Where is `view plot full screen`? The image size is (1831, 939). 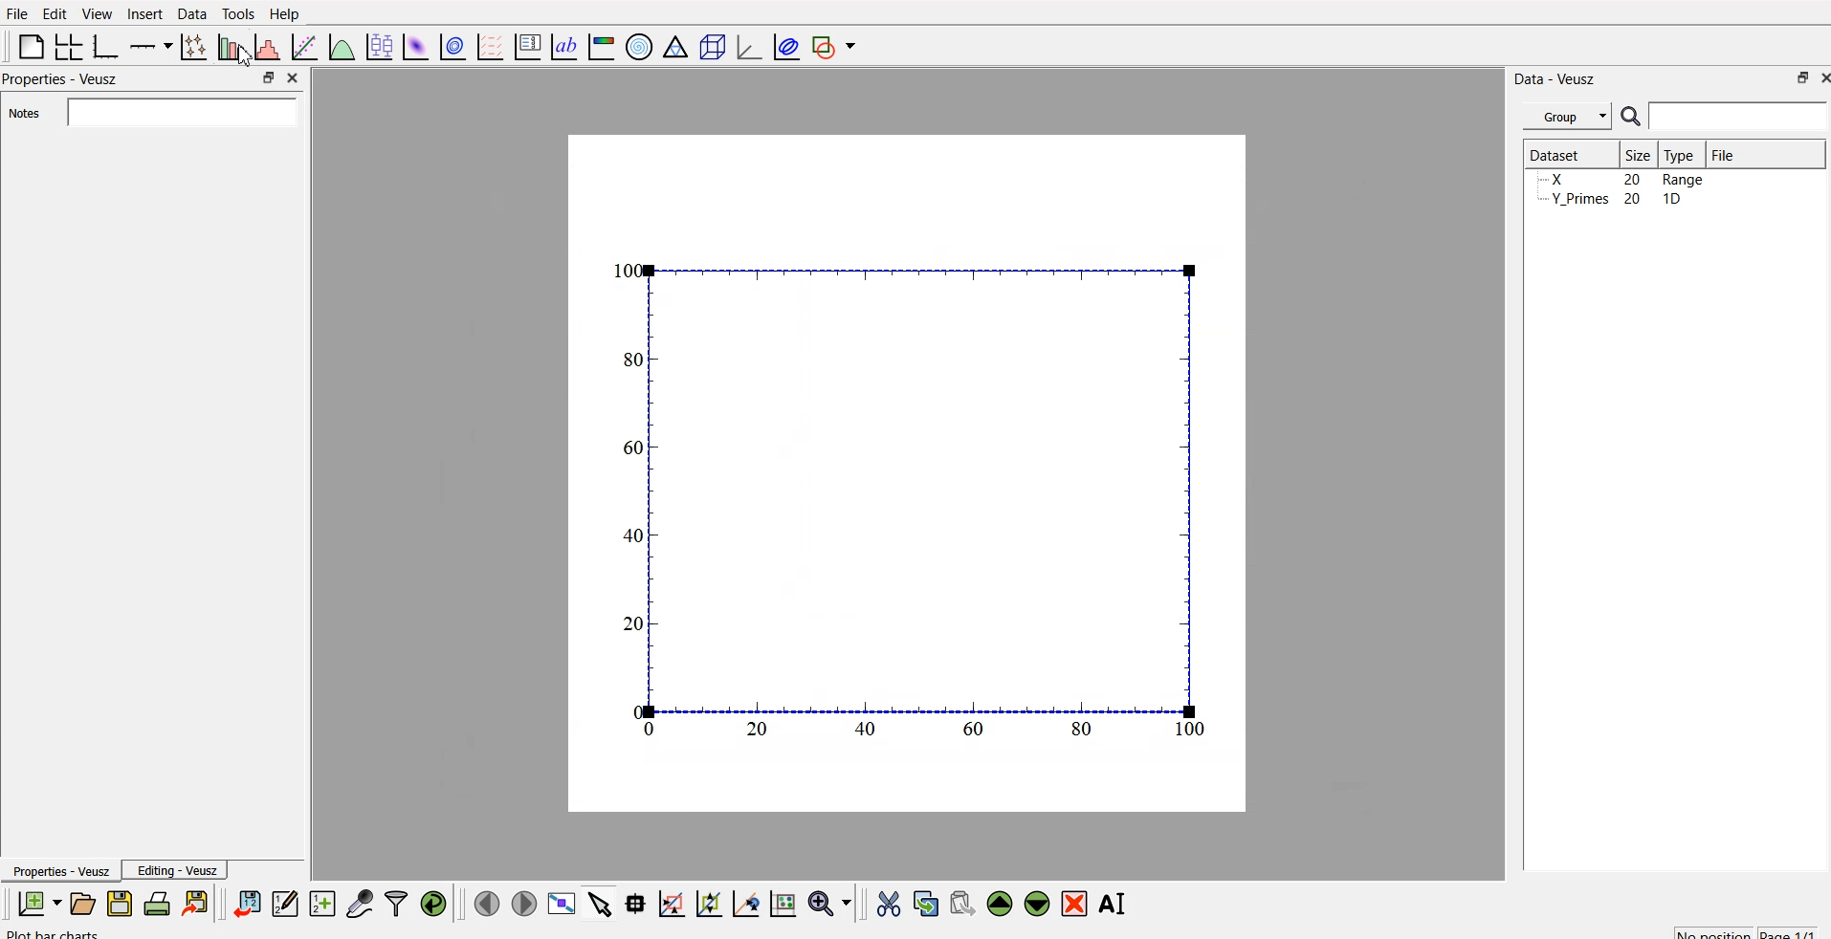
view plot full screen is located at coordinates (563, 903).